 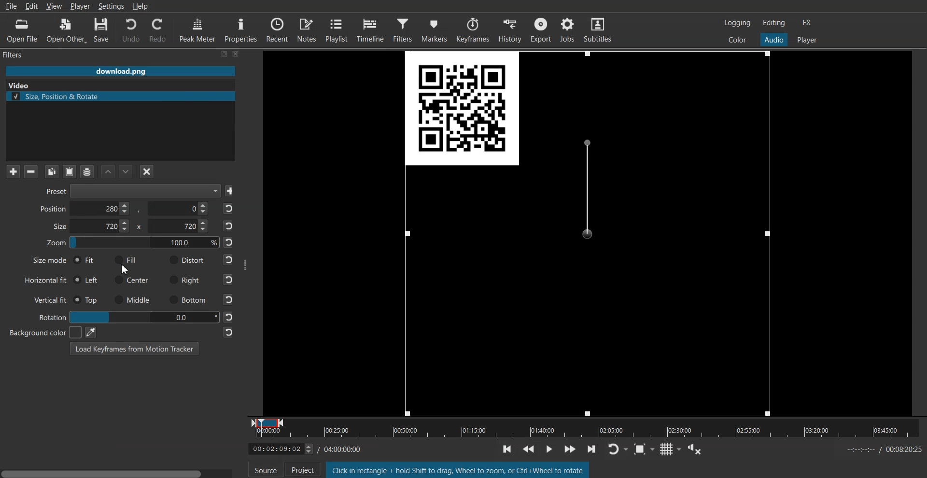 What do you see at coordinates (120, 70) in the screenshot?
I see `File Name` at bounding box center [120, 70].